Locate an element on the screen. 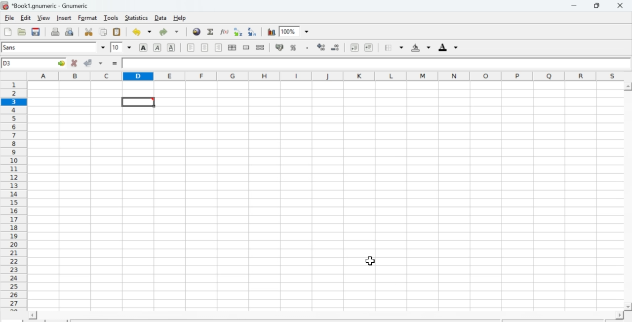  Format selection as percentage is located at coordinates (293, 47).